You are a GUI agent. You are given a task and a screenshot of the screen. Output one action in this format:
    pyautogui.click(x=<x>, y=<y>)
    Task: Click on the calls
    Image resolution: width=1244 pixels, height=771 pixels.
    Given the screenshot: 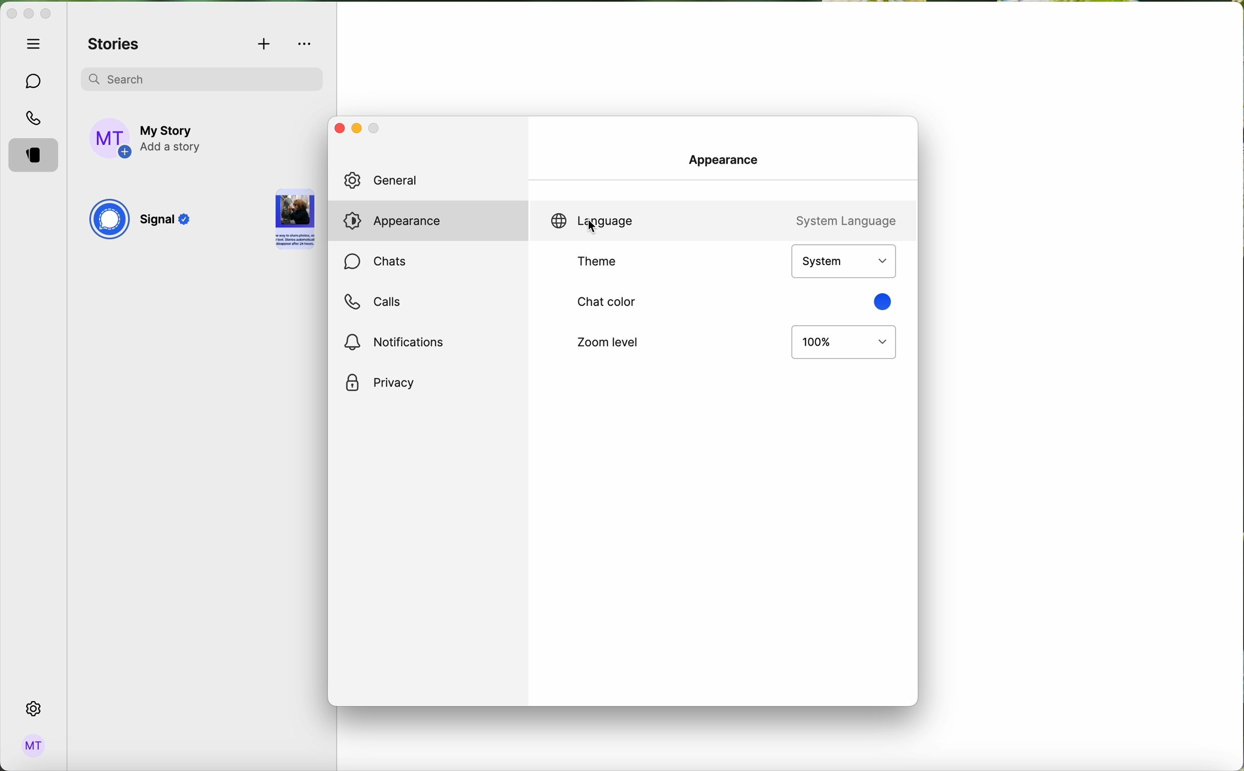 What is the action you would take?
    pyautogui.click(x=36, y=119)
    